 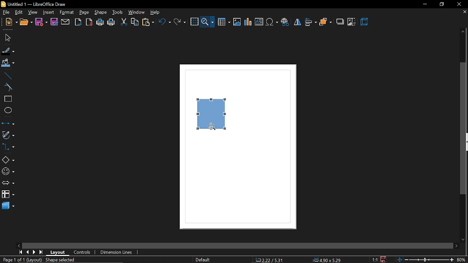 What do you see at coordinates (458, 4) in the screenshot?
I see `close` at bounding box center [458, 4].